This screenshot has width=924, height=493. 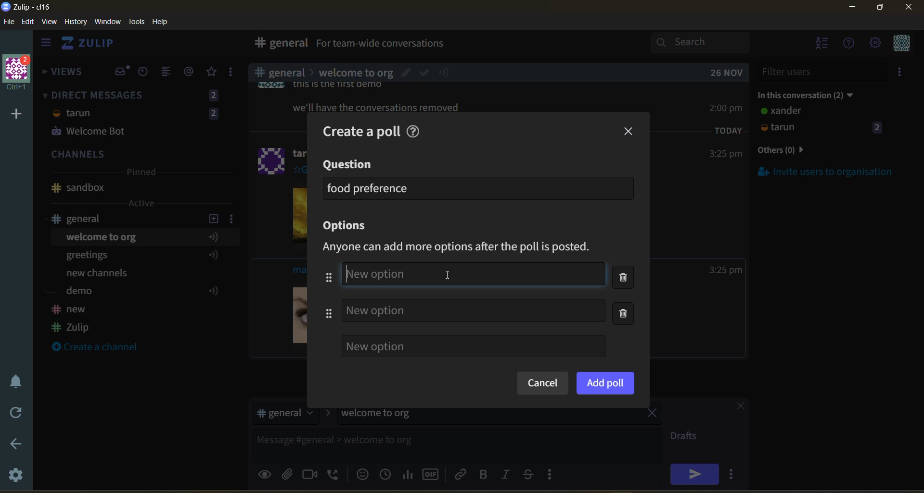 I want to click on favorites, so click(x=212, y=72).